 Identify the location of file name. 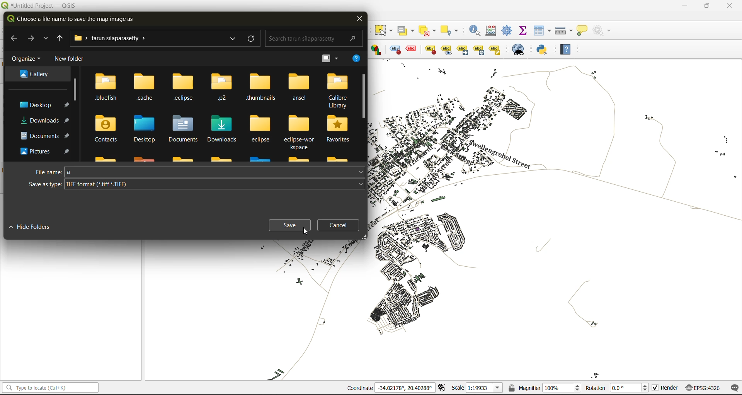
(199, 172).